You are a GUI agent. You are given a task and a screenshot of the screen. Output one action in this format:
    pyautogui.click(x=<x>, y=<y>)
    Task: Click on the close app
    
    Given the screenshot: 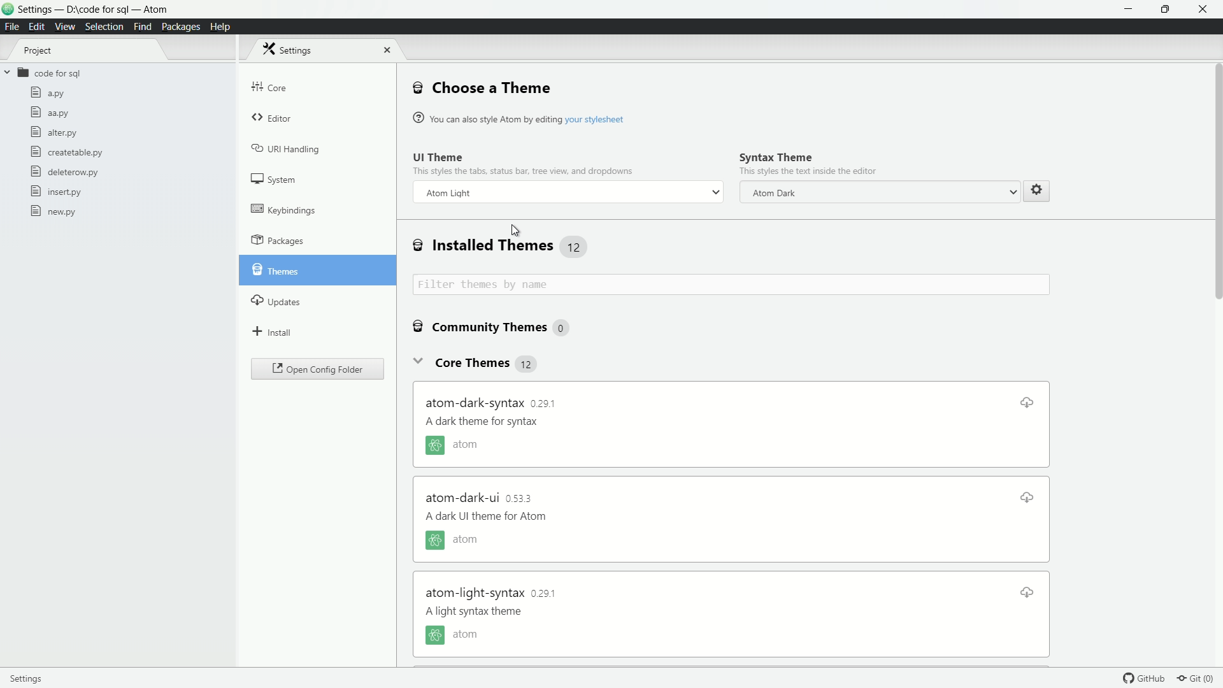 What is the action you would take?
    pyautogui.click(x=1207, y=10)
    